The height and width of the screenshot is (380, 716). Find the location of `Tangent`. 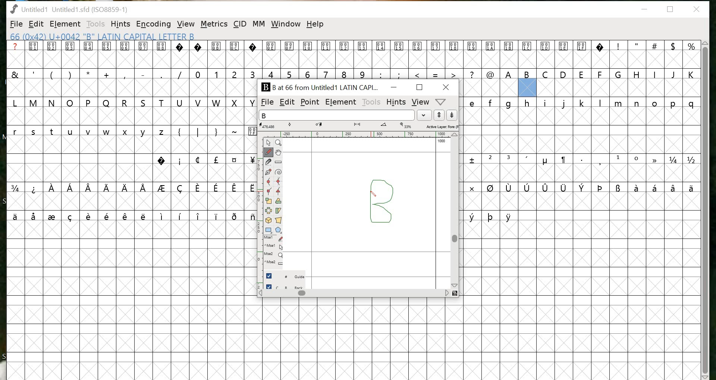

Tangent is located at coordinates (280, 192).